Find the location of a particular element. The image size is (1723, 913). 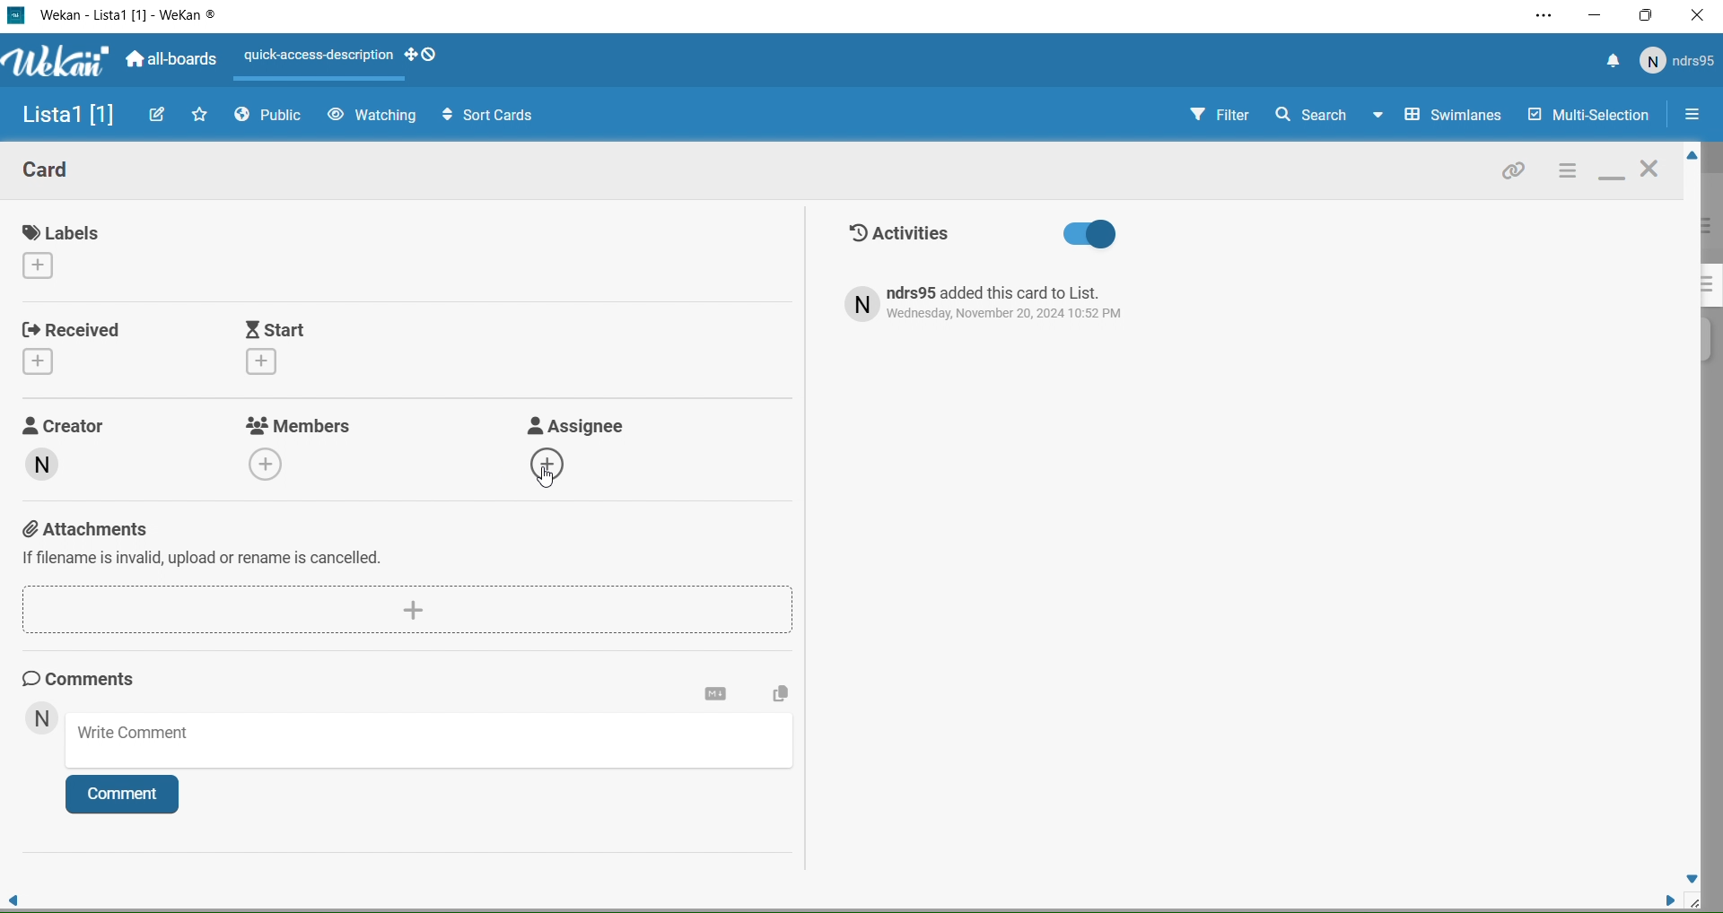

User is located at coordinates (41, 720).